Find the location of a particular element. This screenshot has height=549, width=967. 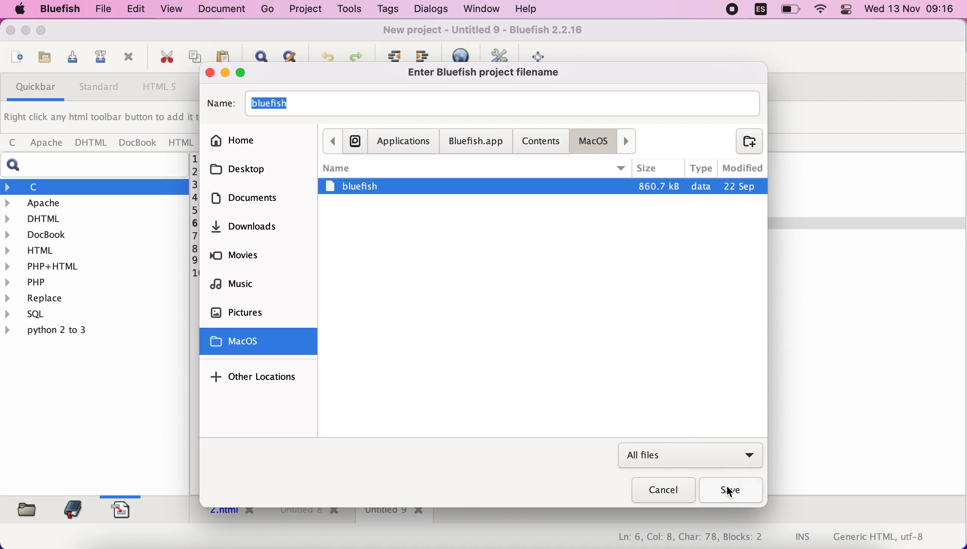

battery is located at coordinates (792, 10).